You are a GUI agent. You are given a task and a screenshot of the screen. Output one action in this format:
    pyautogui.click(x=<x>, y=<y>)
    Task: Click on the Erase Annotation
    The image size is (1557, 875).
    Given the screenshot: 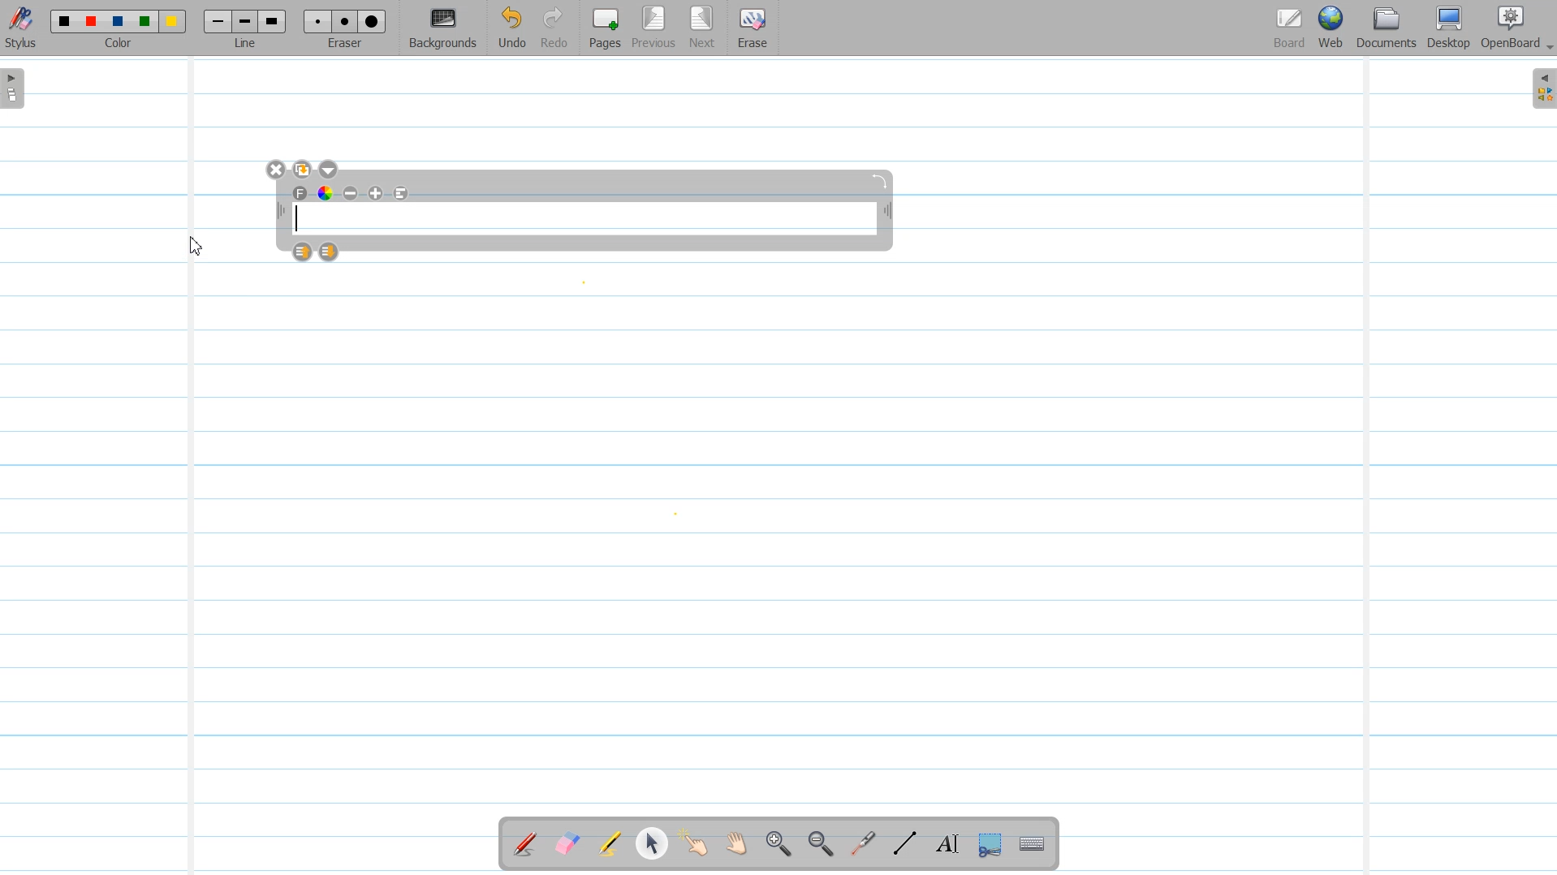 What is the action you would take?
    pyautogui.click(x=569, y=845)
    